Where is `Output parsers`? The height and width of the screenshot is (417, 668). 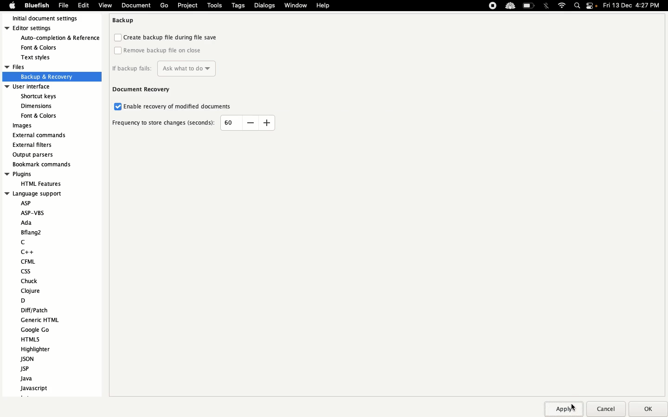
Output parsers is located at coordinates (34, 156).